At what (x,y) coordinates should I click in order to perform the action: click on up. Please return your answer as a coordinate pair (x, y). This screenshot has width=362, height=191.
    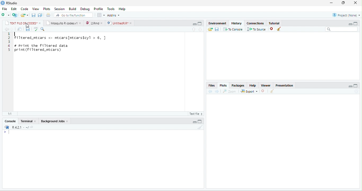
    Looking at the image, I should click on (194, 29).